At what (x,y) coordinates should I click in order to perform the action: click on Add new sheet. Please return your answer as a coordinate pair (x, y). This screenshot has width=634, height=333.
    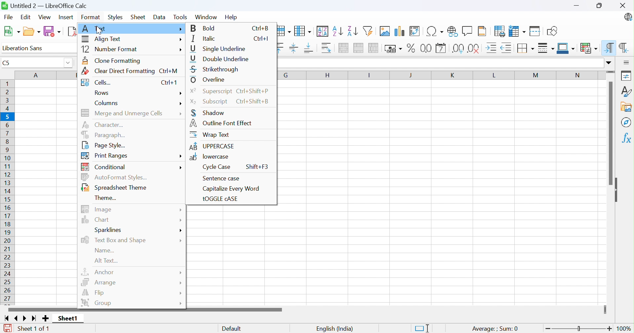
    Looking at the image, I should click on (46, 318).